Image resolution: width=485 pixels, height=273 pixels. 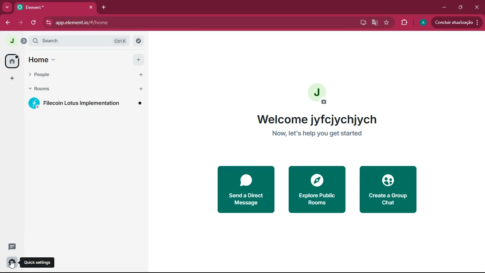 What do you see at coordinates (386, 22) in the screenshot?
I see `favourite` at bounding box center [386, 22].